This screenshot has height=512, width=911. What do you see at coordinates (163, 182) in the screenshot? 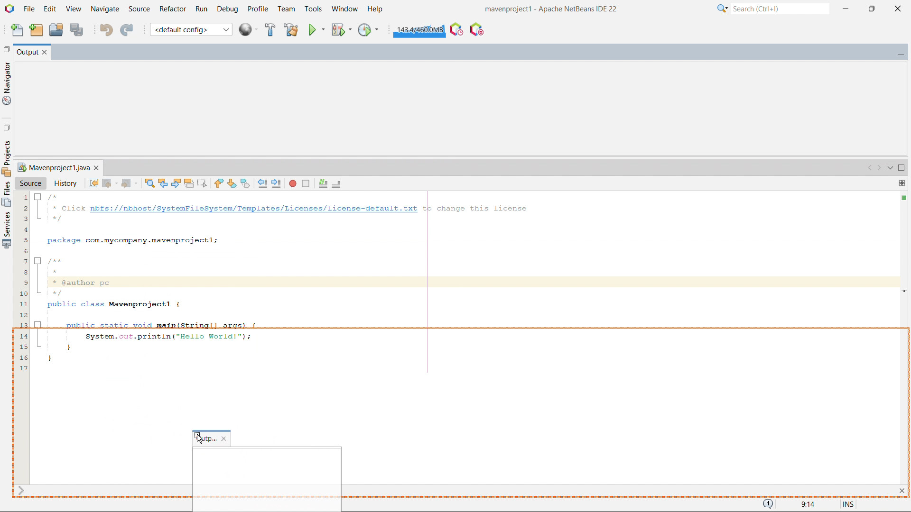
I see `find previous occurance` at bounding box center [163, 182].